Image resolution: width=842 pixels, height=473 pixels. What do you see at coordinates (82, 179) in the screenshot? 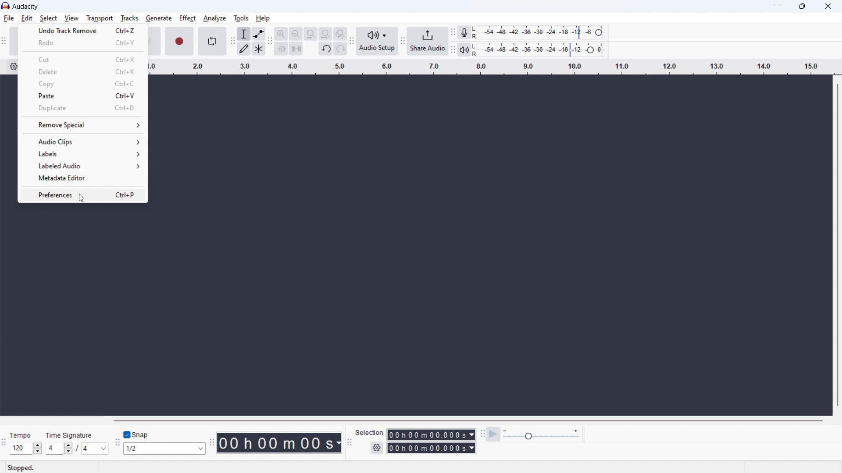
I see `metadata editor` at bounding box center [82, 179].